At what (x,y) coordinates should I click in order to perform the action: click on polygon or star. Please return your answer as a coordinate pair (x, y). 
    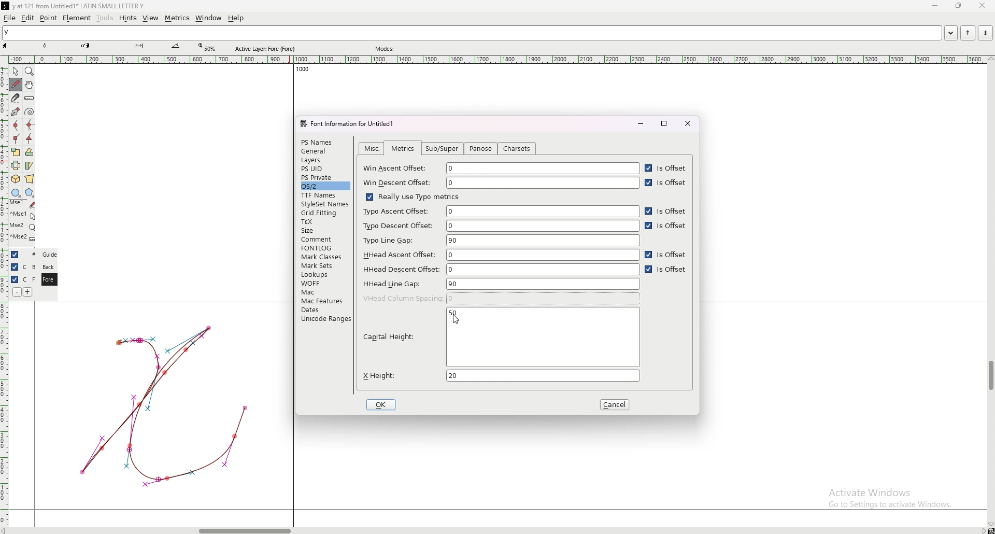
    Looking at the image, I should click on (30, 193).